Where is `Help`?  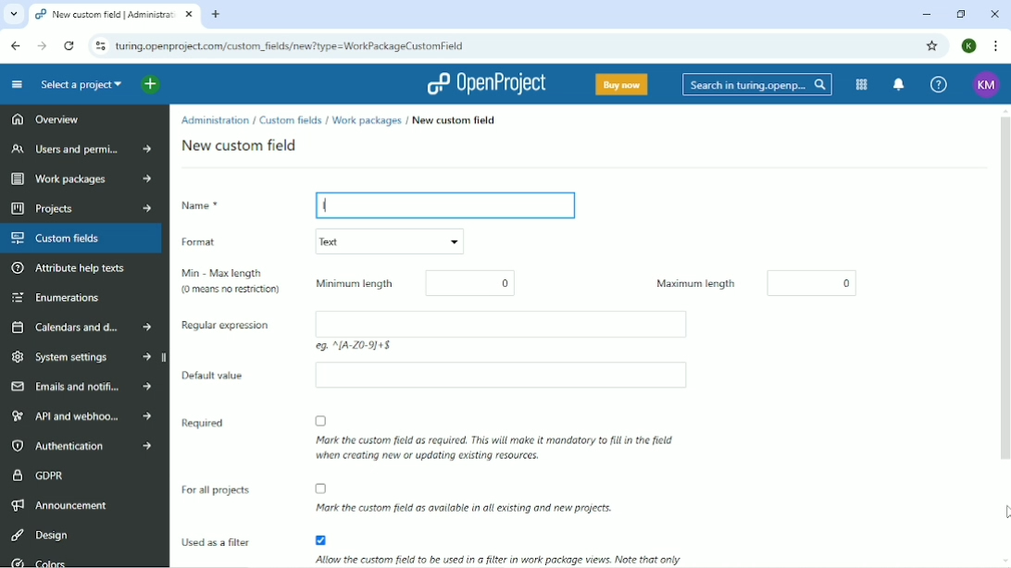
Help is located at coordinates (938, 85).